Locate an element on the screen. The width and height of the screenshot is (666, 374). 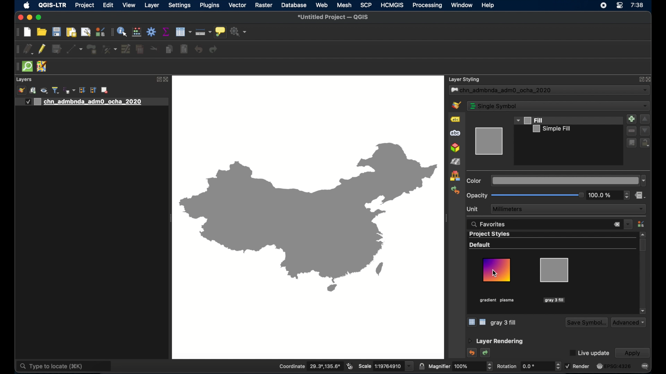
open layout manager is located at coordinates (86, 32).